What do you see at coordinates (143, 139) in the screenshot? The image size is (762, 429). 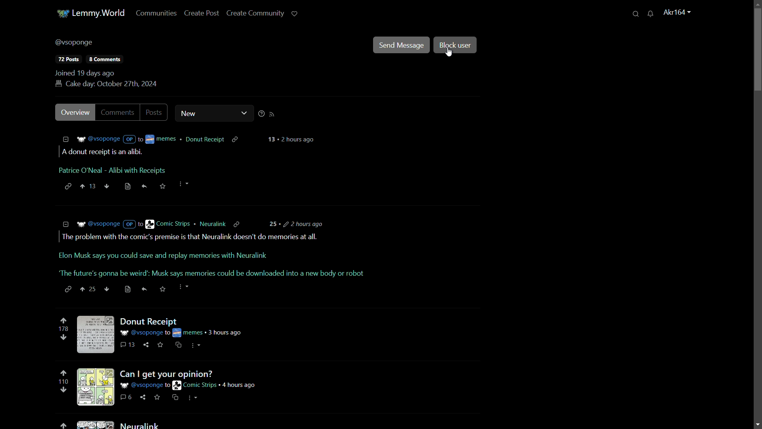 I see `details` at bounding box center [143, 139].